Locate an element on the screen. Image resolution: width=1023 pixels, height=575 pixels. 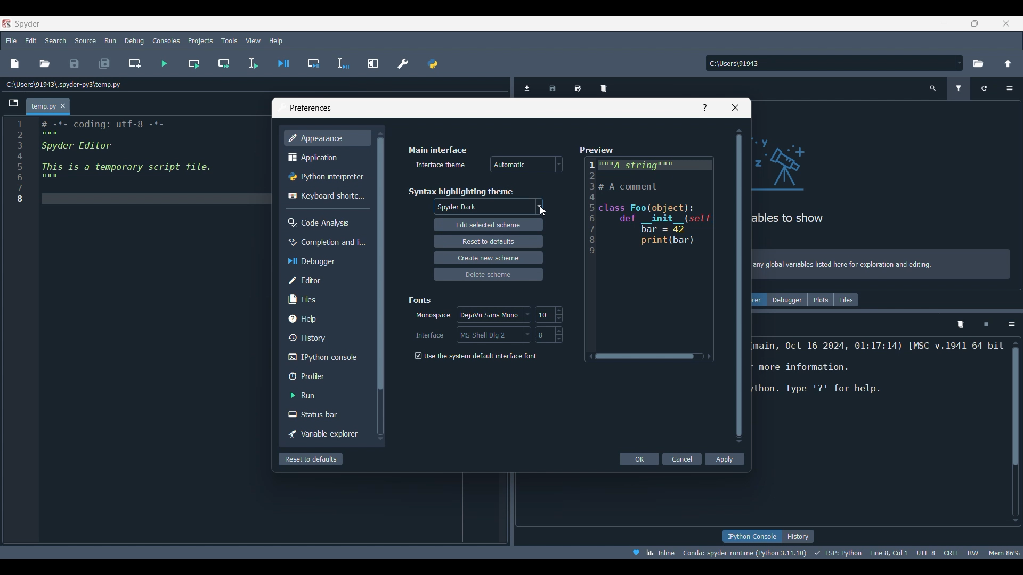
Indicates Monospace settings is located at coordinates (433, 316).